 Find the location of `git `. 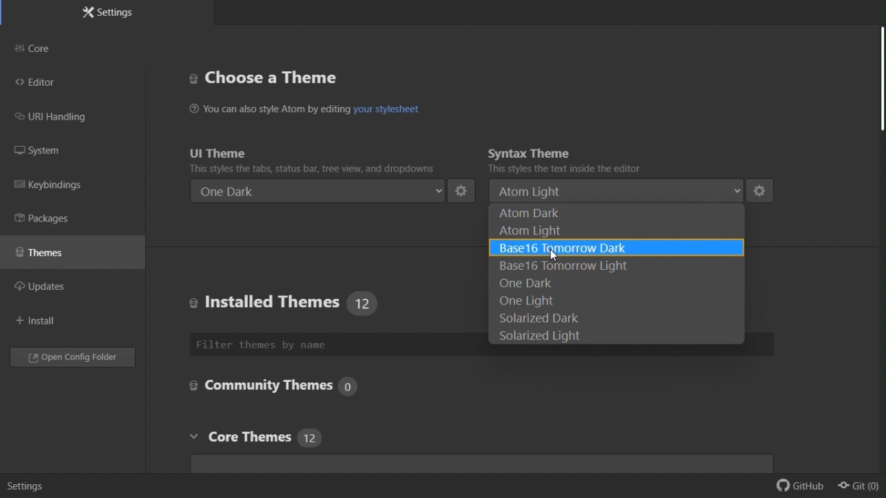

git  is located at coordinates (862, 486).